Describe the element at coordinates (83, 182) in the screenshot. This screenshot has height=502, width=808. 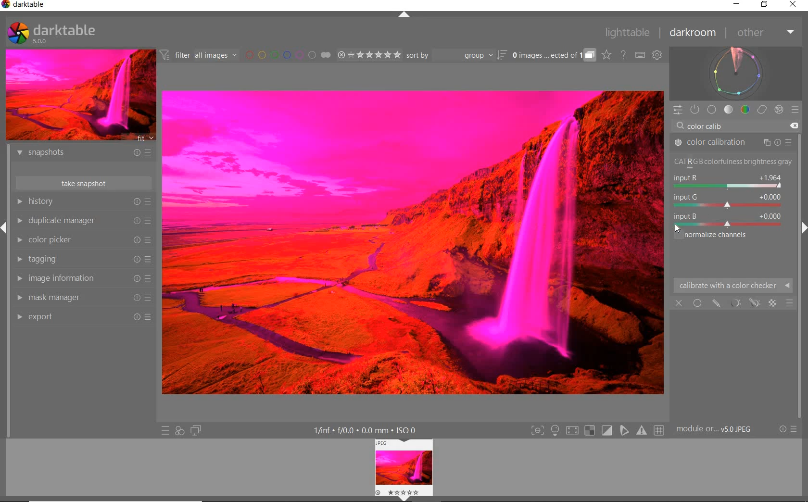
I see `take snapshot` at that location.